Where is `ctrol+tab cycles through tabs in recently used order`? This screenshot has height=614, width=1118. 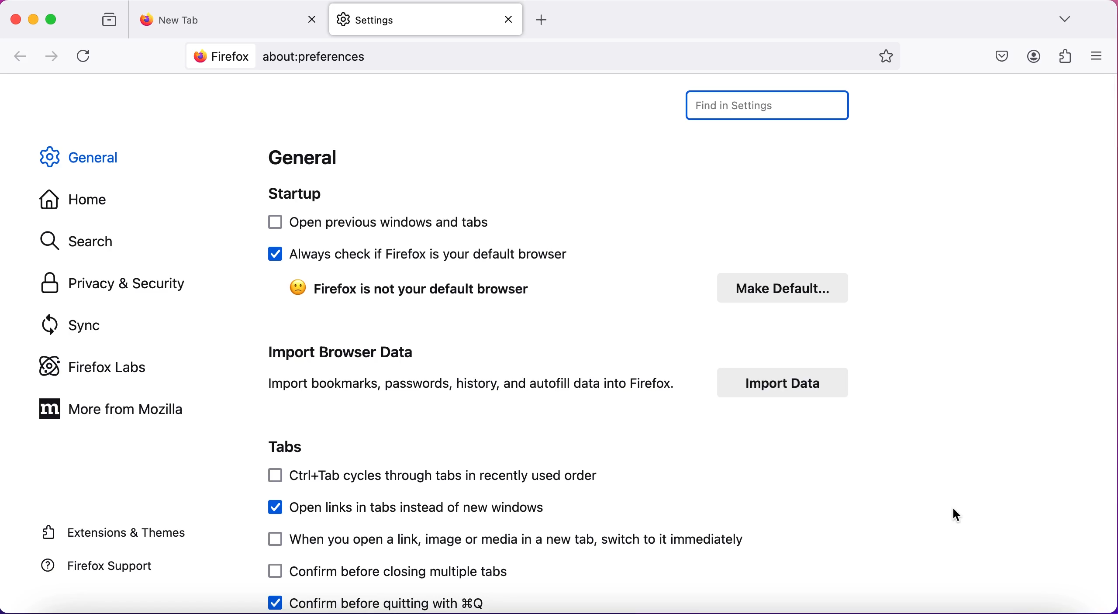 ctrol+tab cycles through tabs in recently used order is located at coordinates (447, 476).